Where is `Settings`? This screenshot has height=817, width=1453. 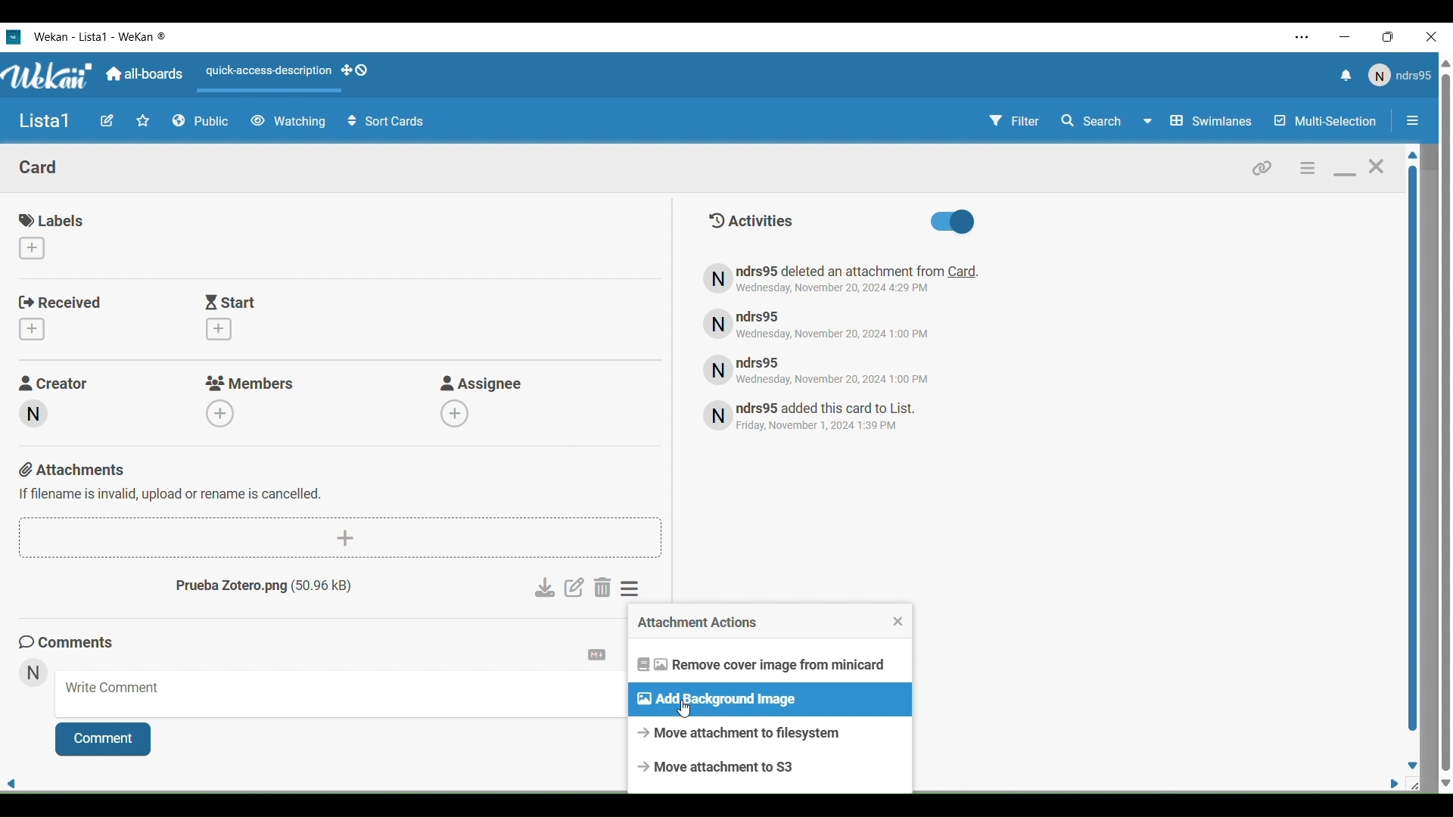 Settings is located at coordinates (1309, 167).